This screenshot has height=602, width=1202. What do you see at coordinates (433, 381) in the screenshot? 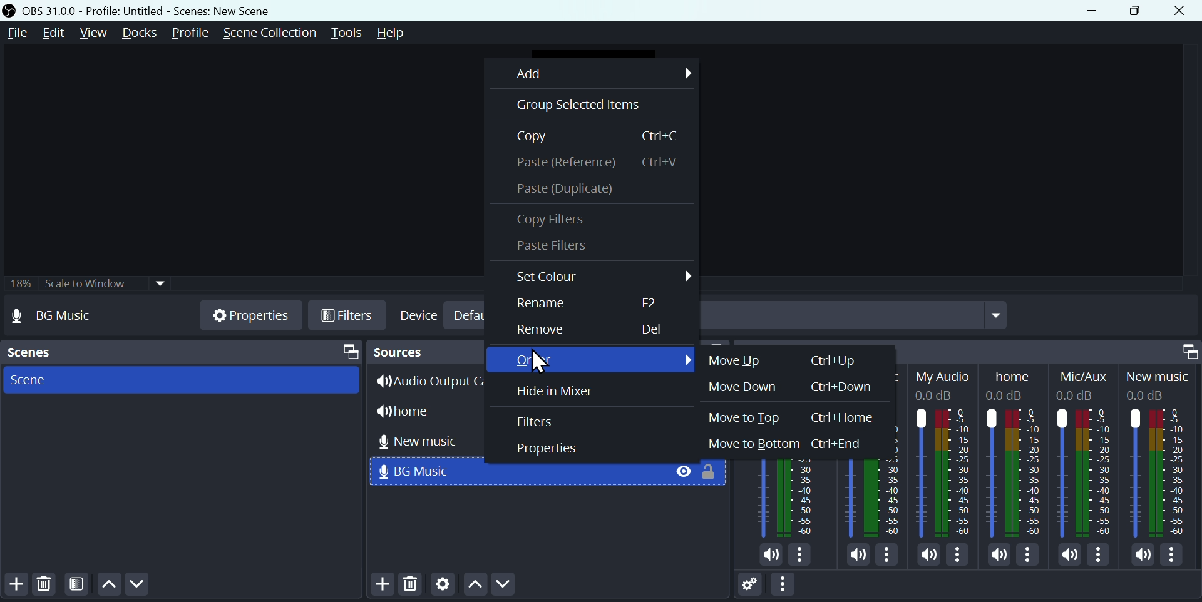
I see `Audio output capture` at bounding box center [433, 381].